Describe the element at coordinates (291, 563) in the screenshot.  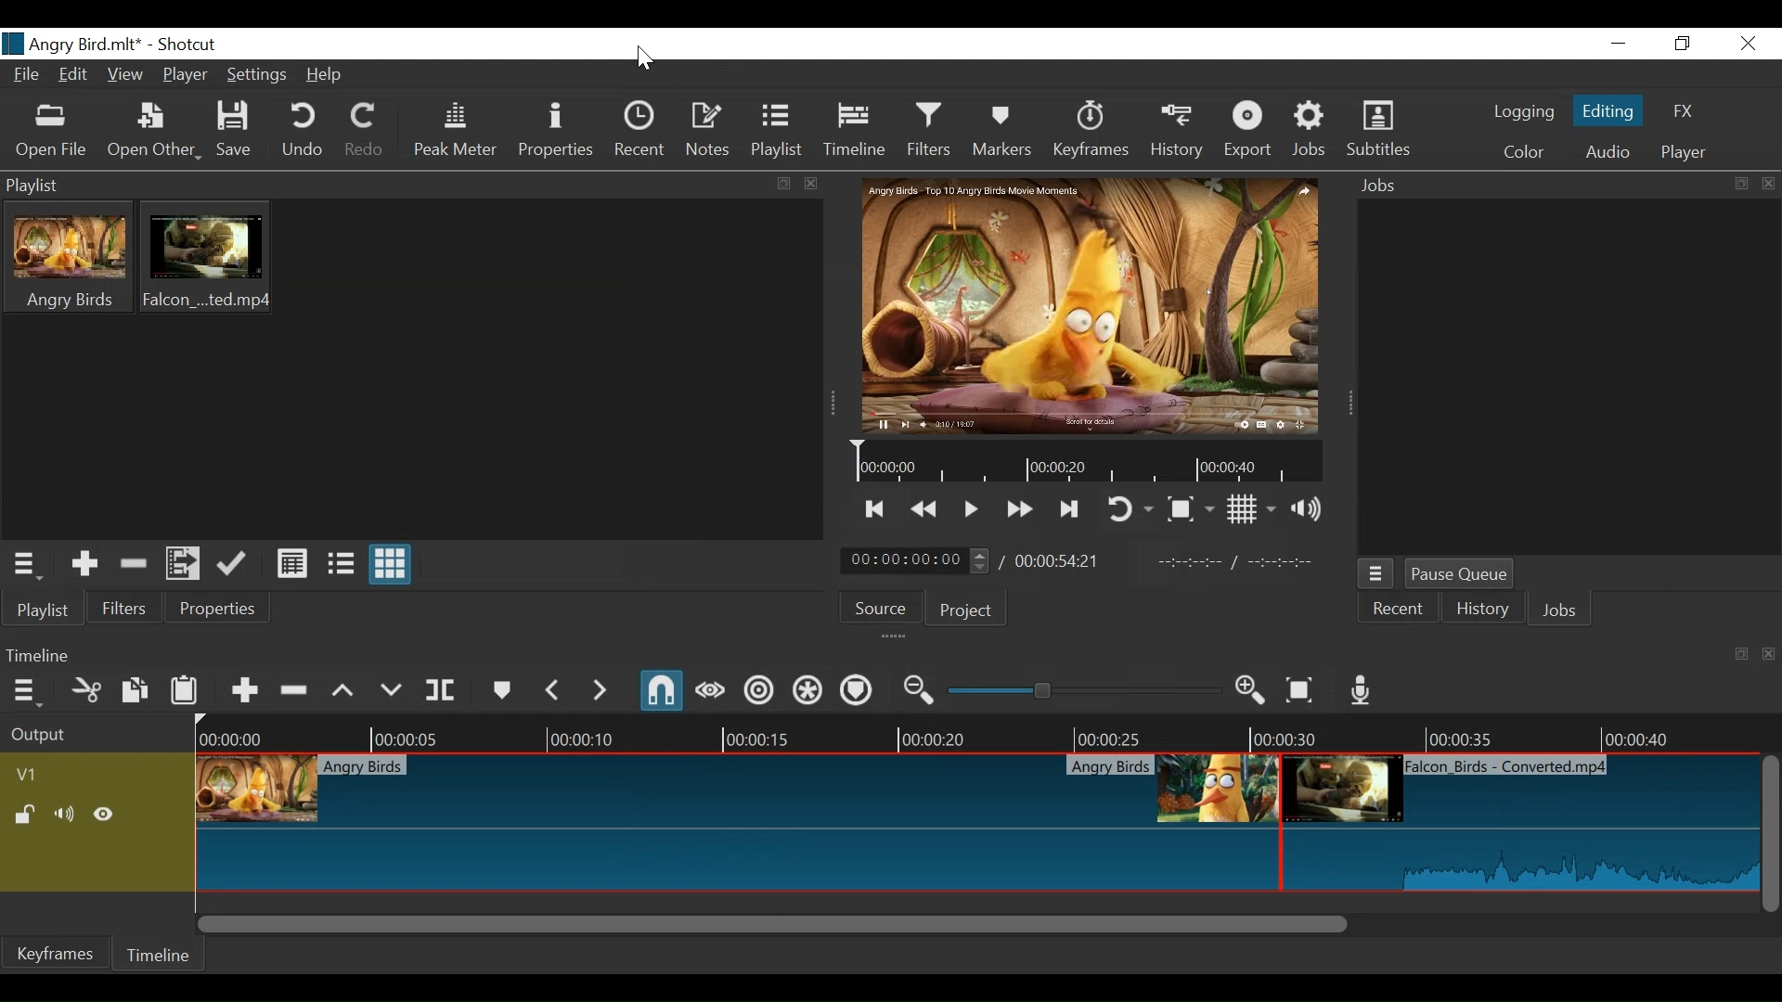
I see `View as detail` at that location.